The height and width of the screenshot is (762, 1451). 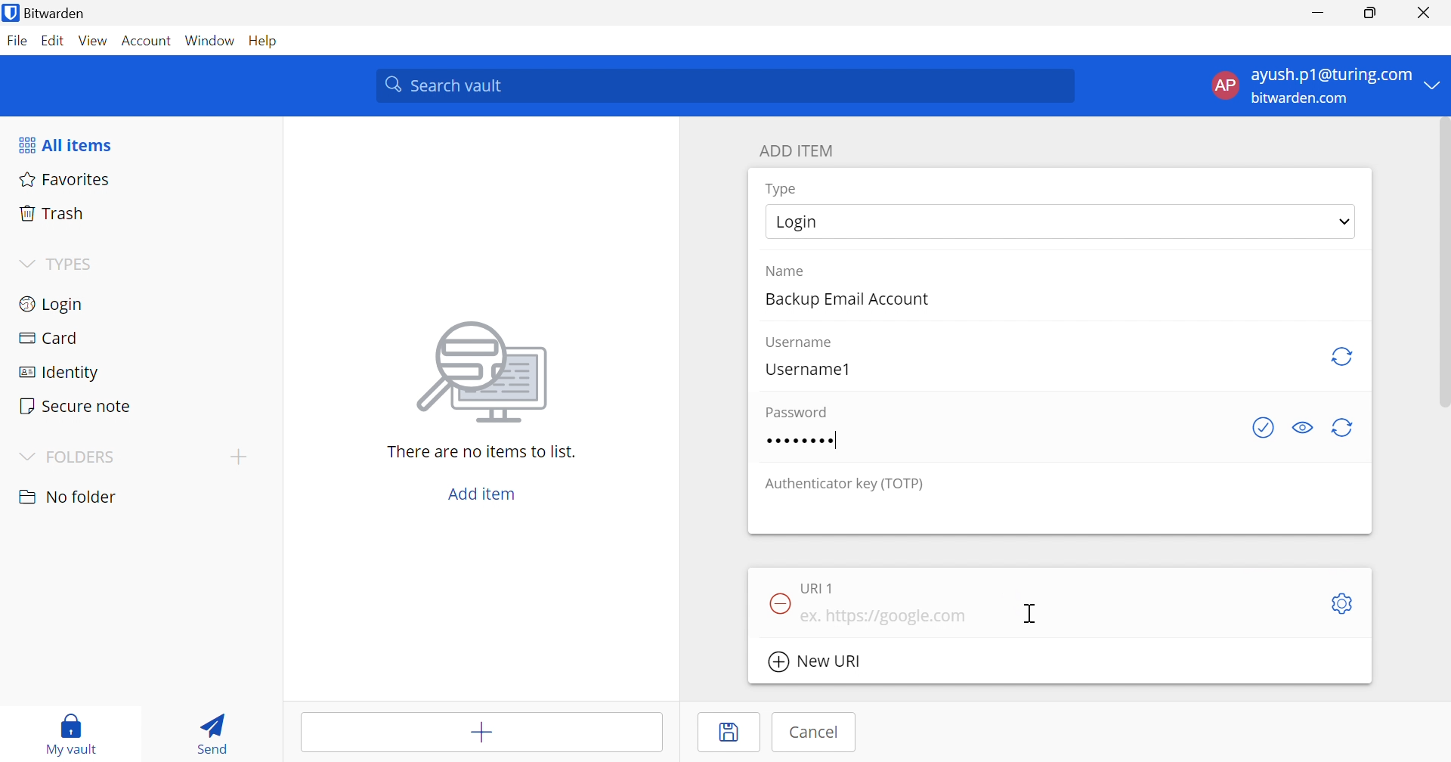 I want to click on Drop Down, so click(x=26, y=264).